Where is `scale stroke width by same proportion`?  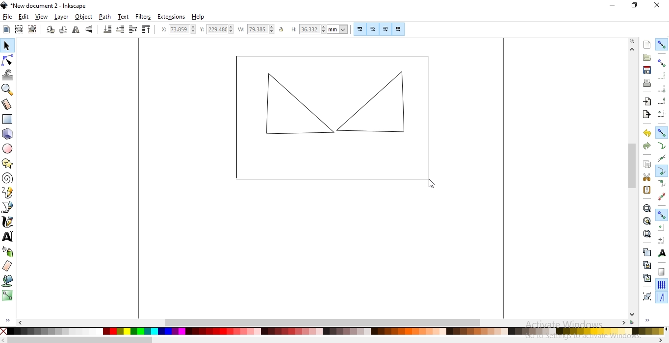
scale stroke width by same proportion is located at coordinates (360, 29).